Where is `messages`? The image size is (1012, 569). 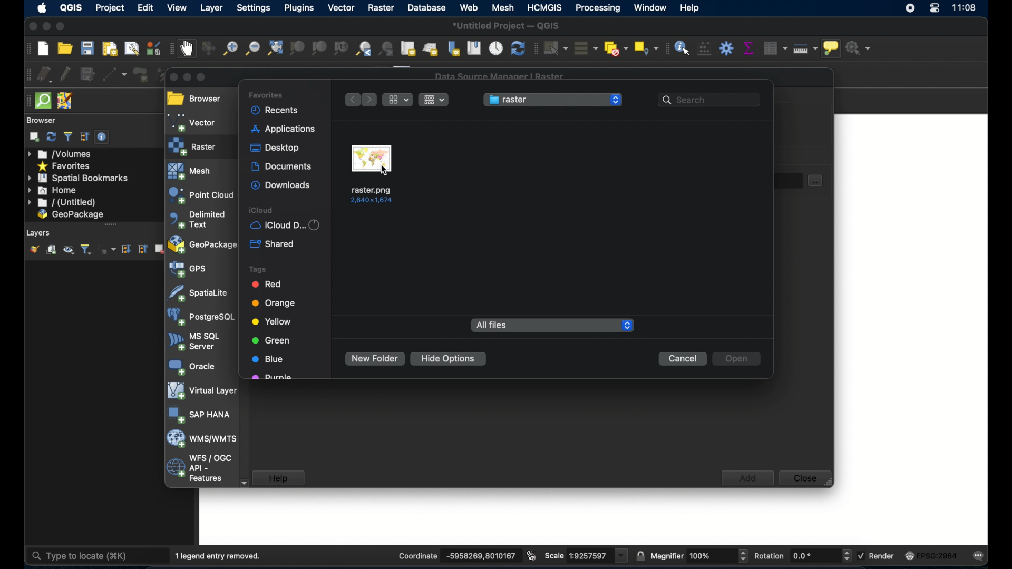
messages is located at coordinates (981, 555).